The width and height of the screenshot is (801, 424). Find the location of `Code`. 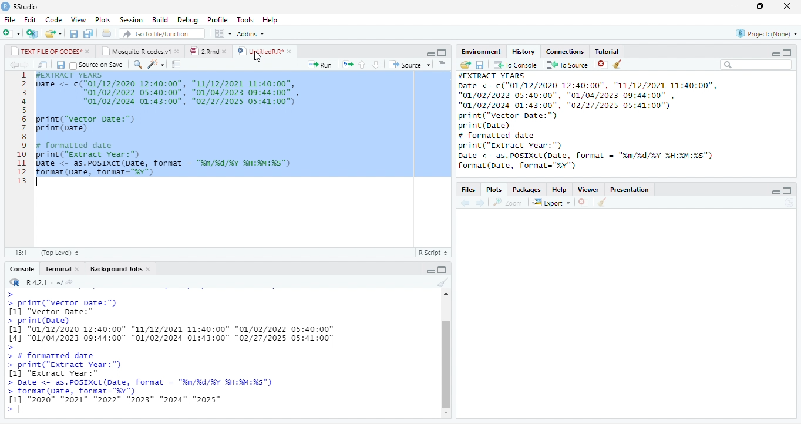

Code is located at coordinates (54, 20).